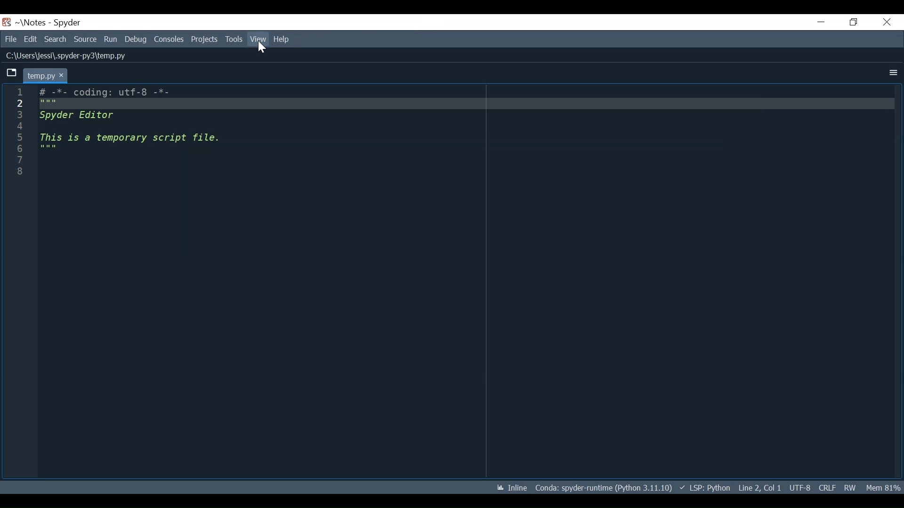 Image resolution: width=904 pixels, height=508 pixels. Describe the element at coordinates (68, 23) in the screenshot. I see `Spyder ` at that location.